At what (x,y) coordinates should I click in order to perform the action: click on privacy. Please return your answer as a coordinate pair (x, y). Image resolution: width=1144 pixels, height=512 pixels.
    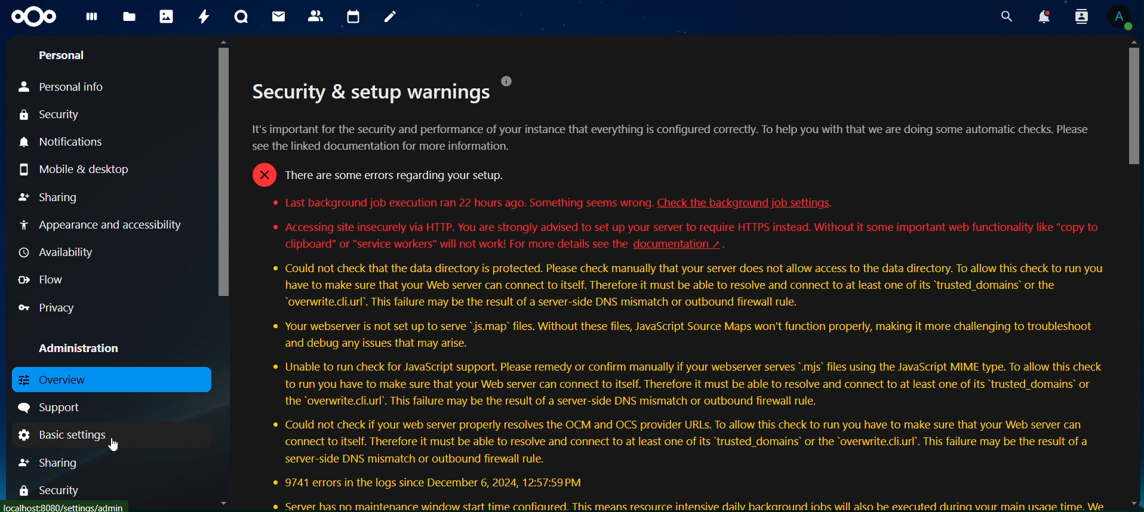
    Looking at the image, I should click on (48, 308).